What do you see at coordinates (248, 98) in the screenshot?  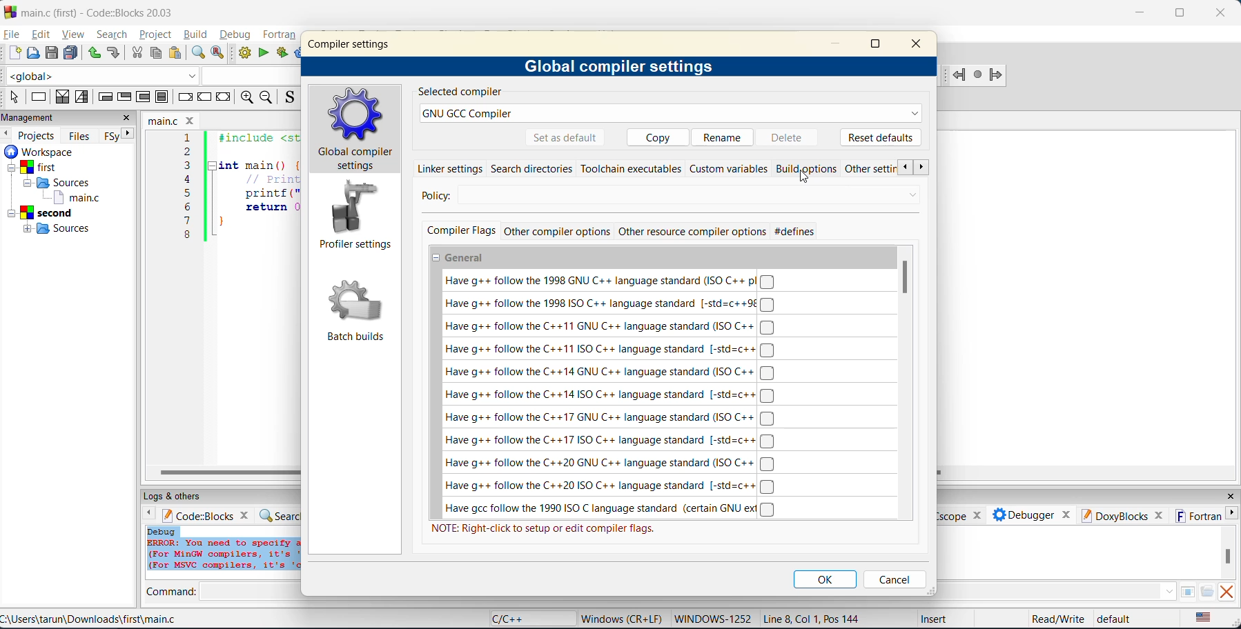 I see `zoom in` at bounding box center [248, 98].